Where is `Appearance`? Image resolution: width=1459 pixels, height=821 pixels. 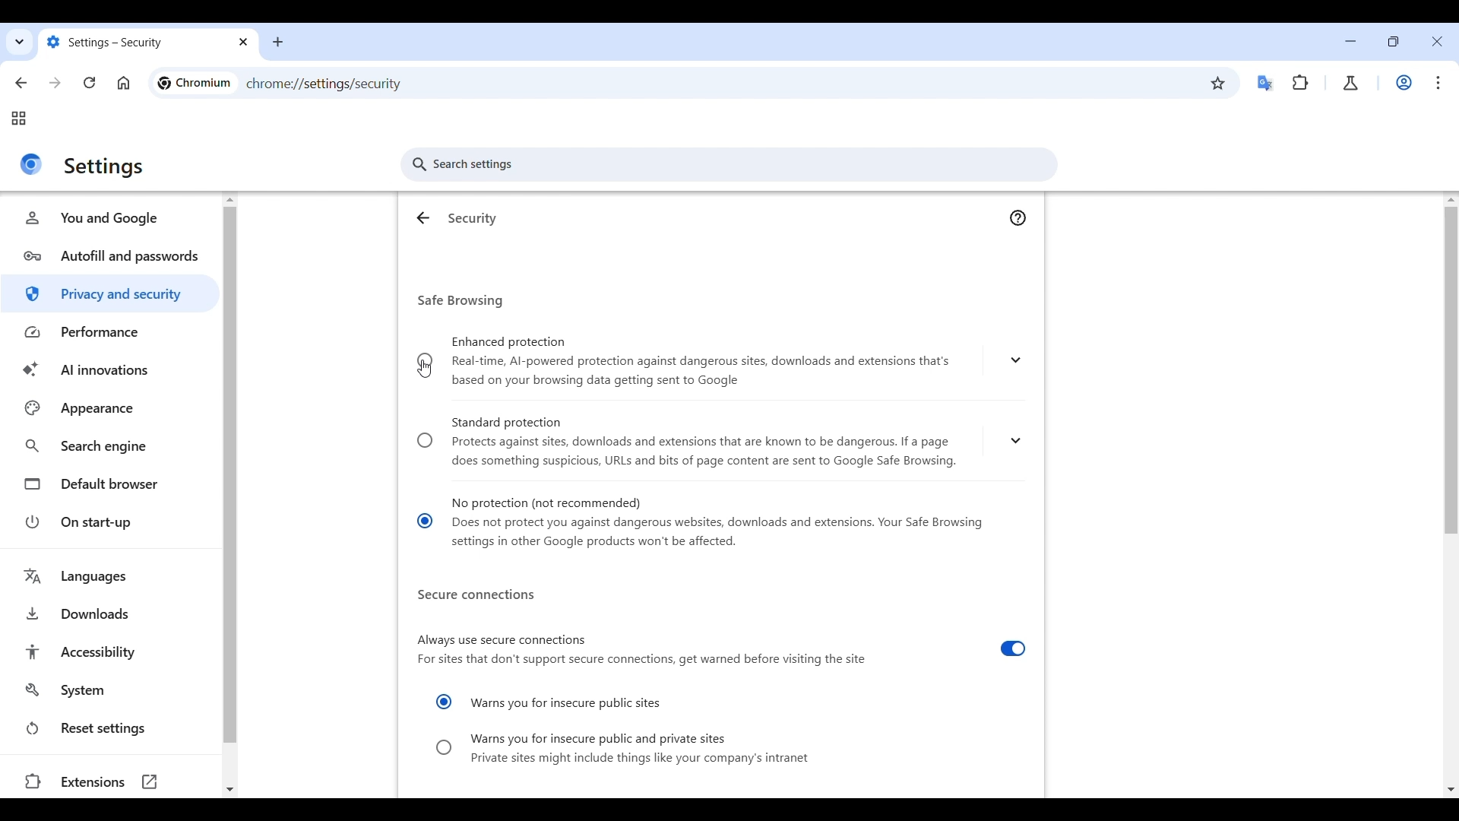
Appearance is located at coordinates (111, 407).